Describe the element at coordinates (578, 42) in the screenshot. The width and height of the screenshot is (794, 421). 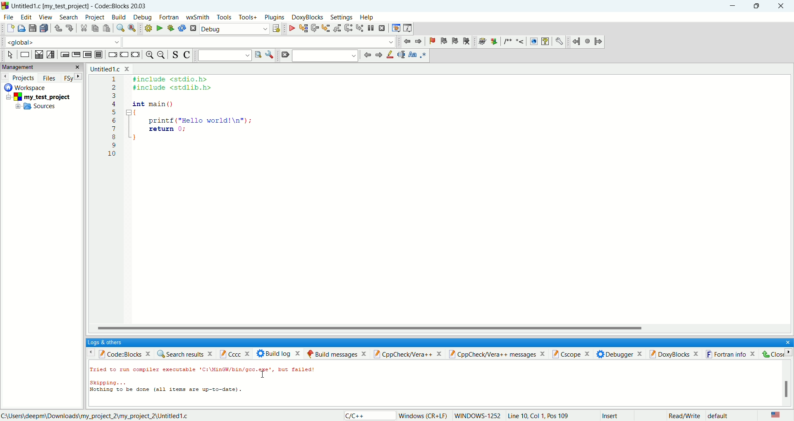
I see `next jump` at that location.